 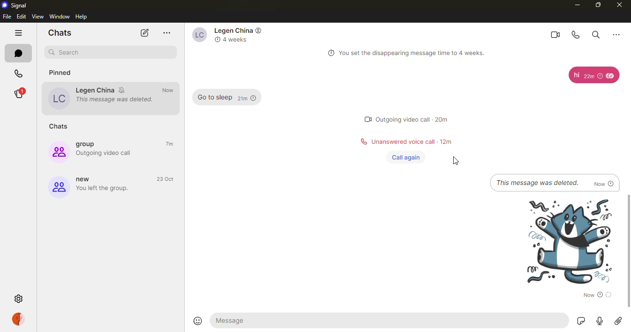 What do you see at coordinates (58, 98) in the screenshot?
I see `Legen china profile` at bounding box center [58, 98].